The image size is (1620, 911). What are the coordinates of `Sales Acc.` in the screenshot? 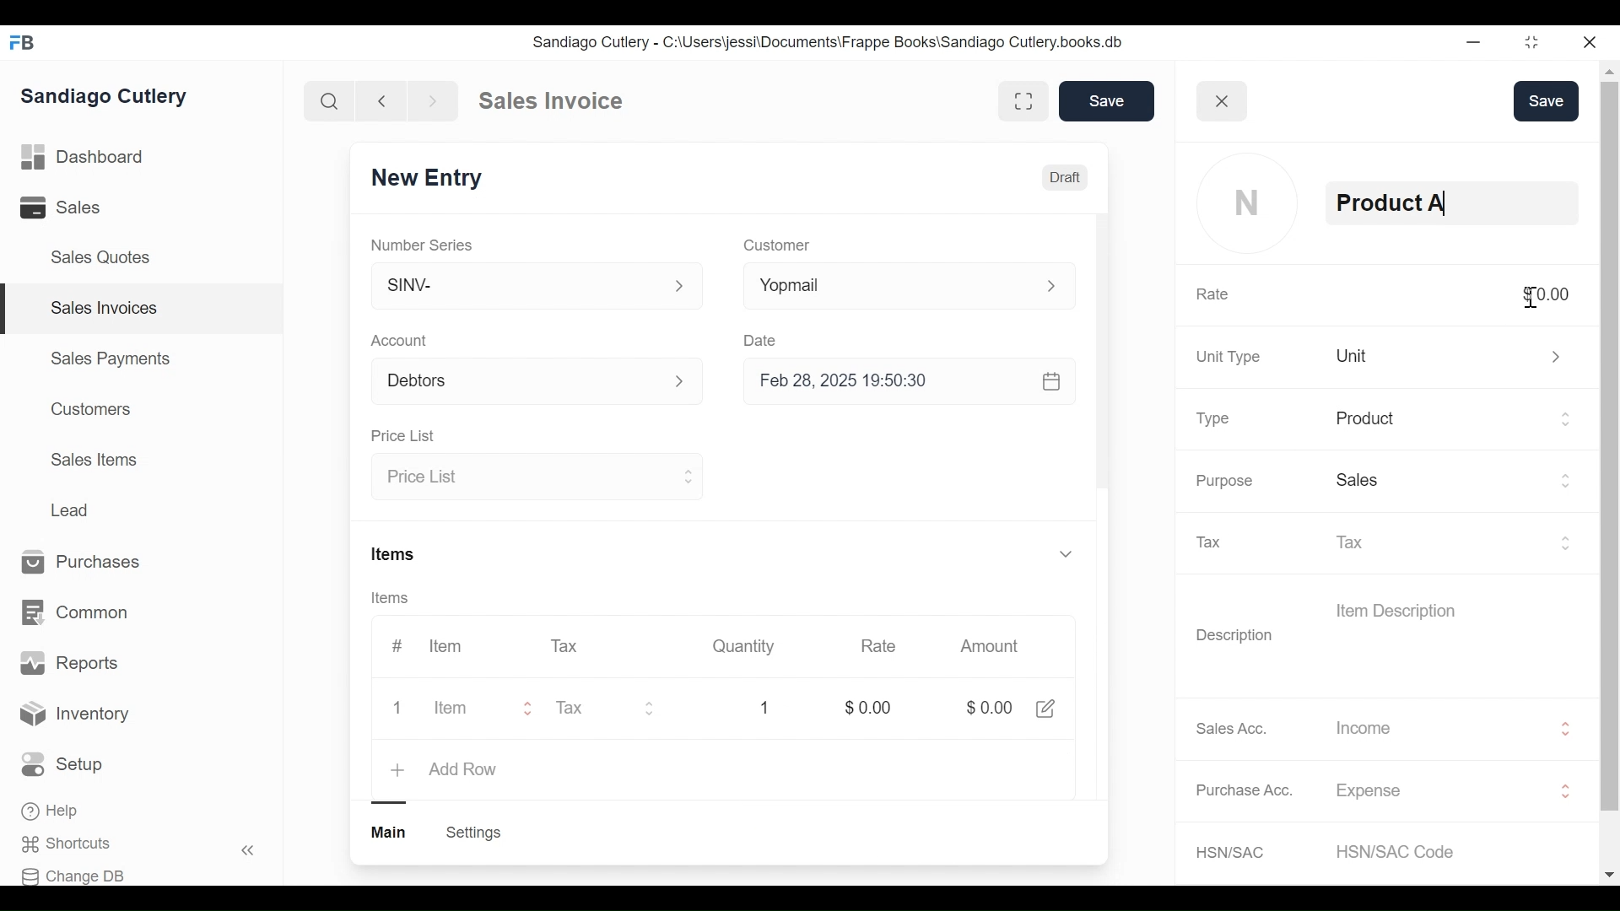 It's located at (1228, 729).